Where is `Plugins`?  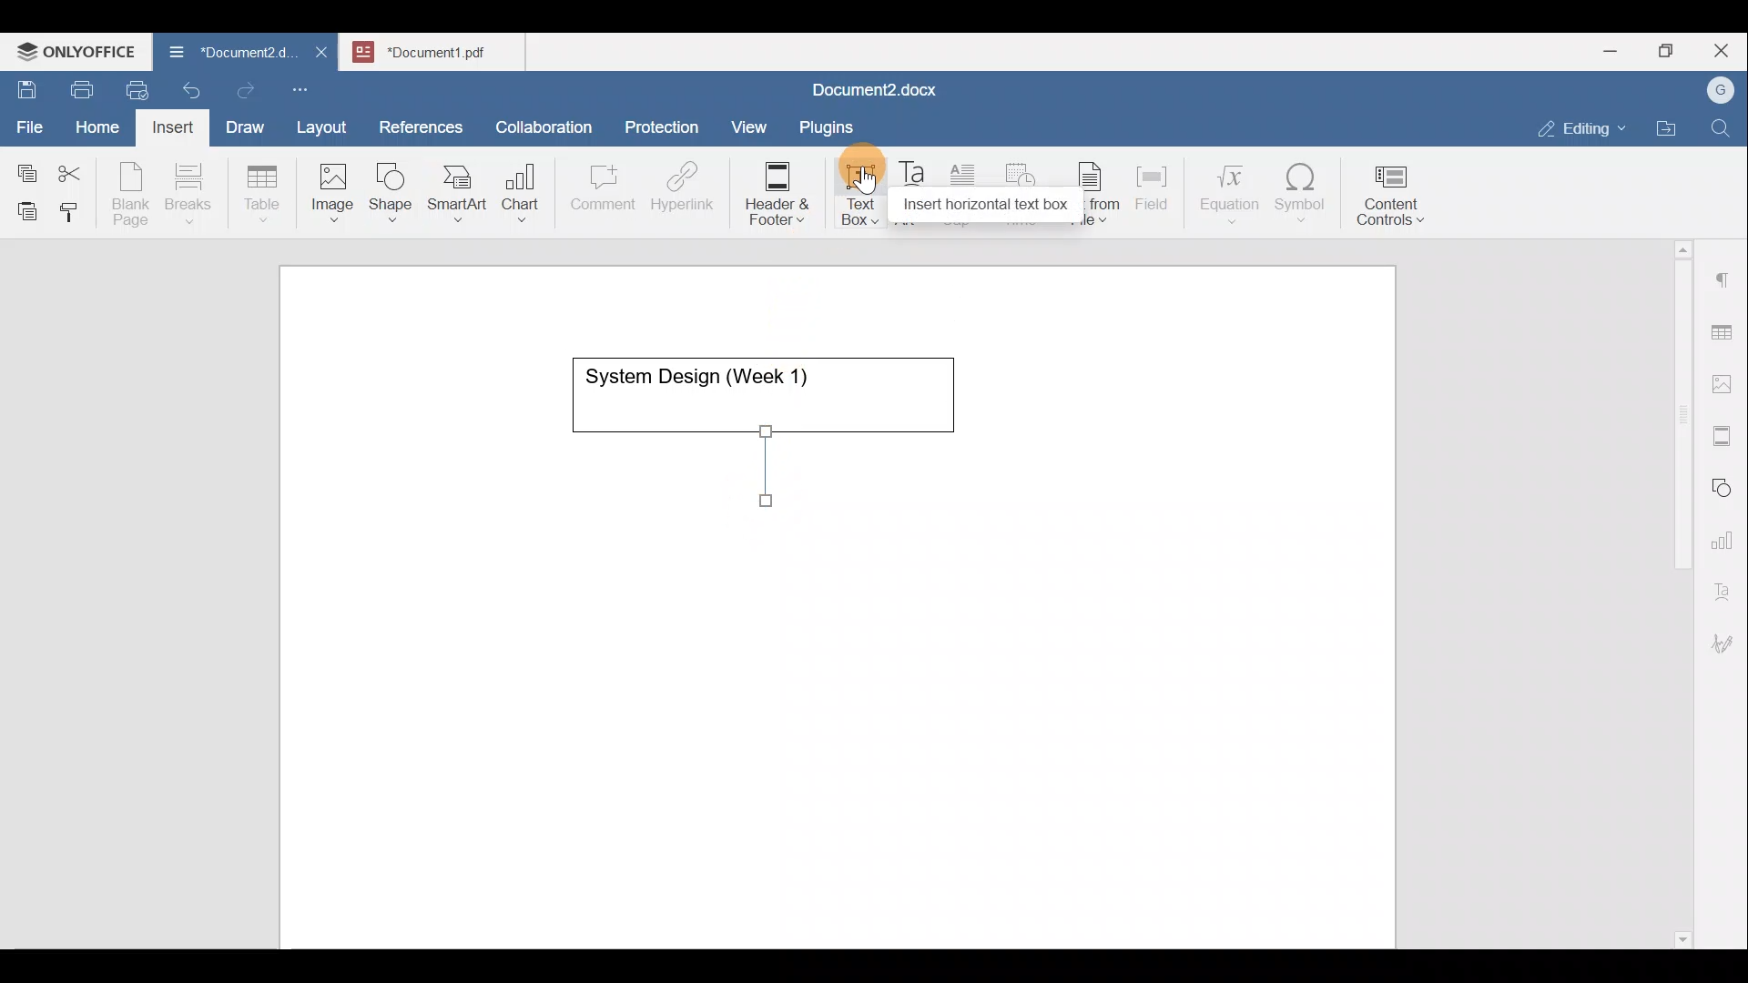
Plugins is located at coordinates (832, 125).